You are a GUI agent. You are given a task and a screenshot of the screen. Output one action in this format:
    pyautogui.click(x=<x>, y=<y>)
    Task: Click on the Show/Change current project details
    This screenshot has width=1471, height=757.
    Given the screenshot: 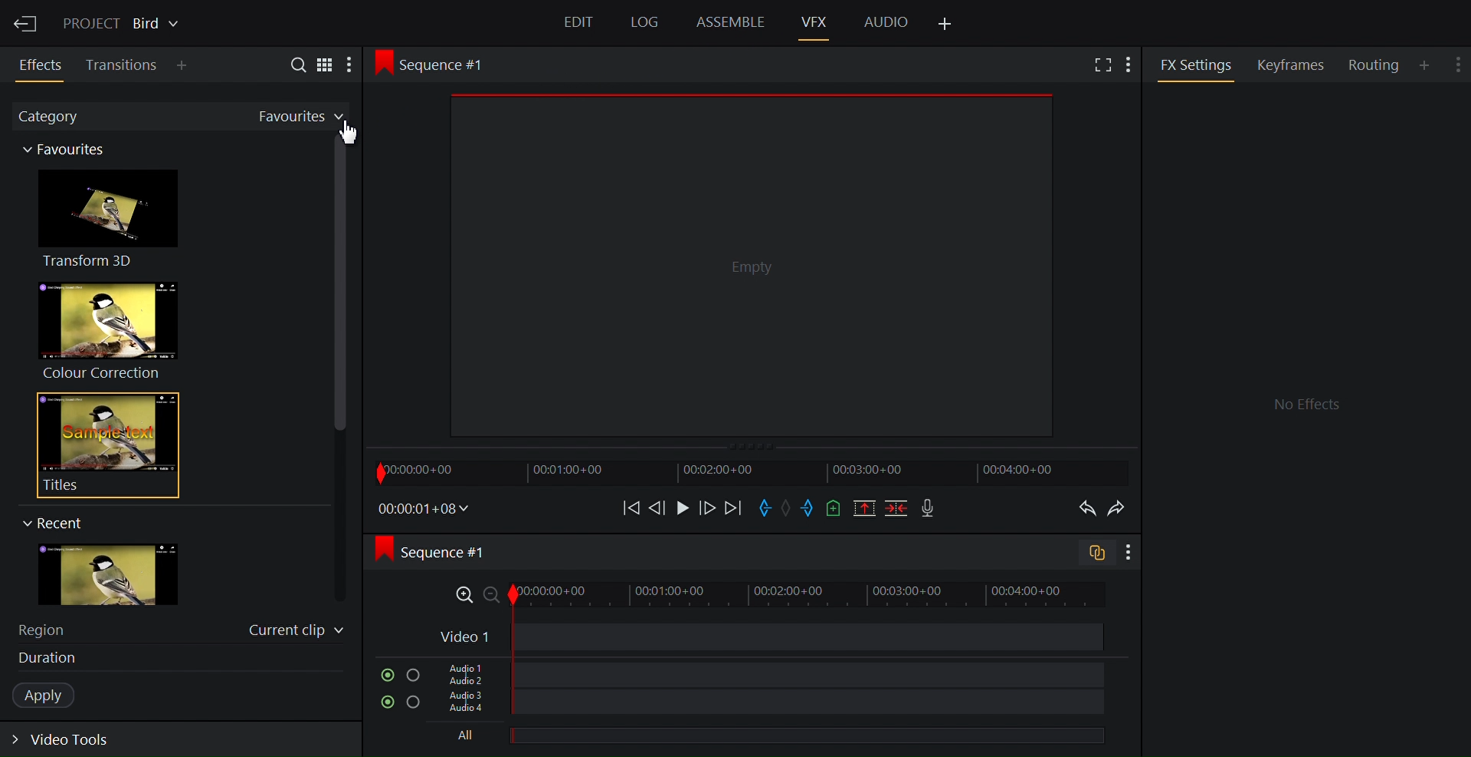 What is the action you would take?
    pyautogui.click(x=123, y=21)
    